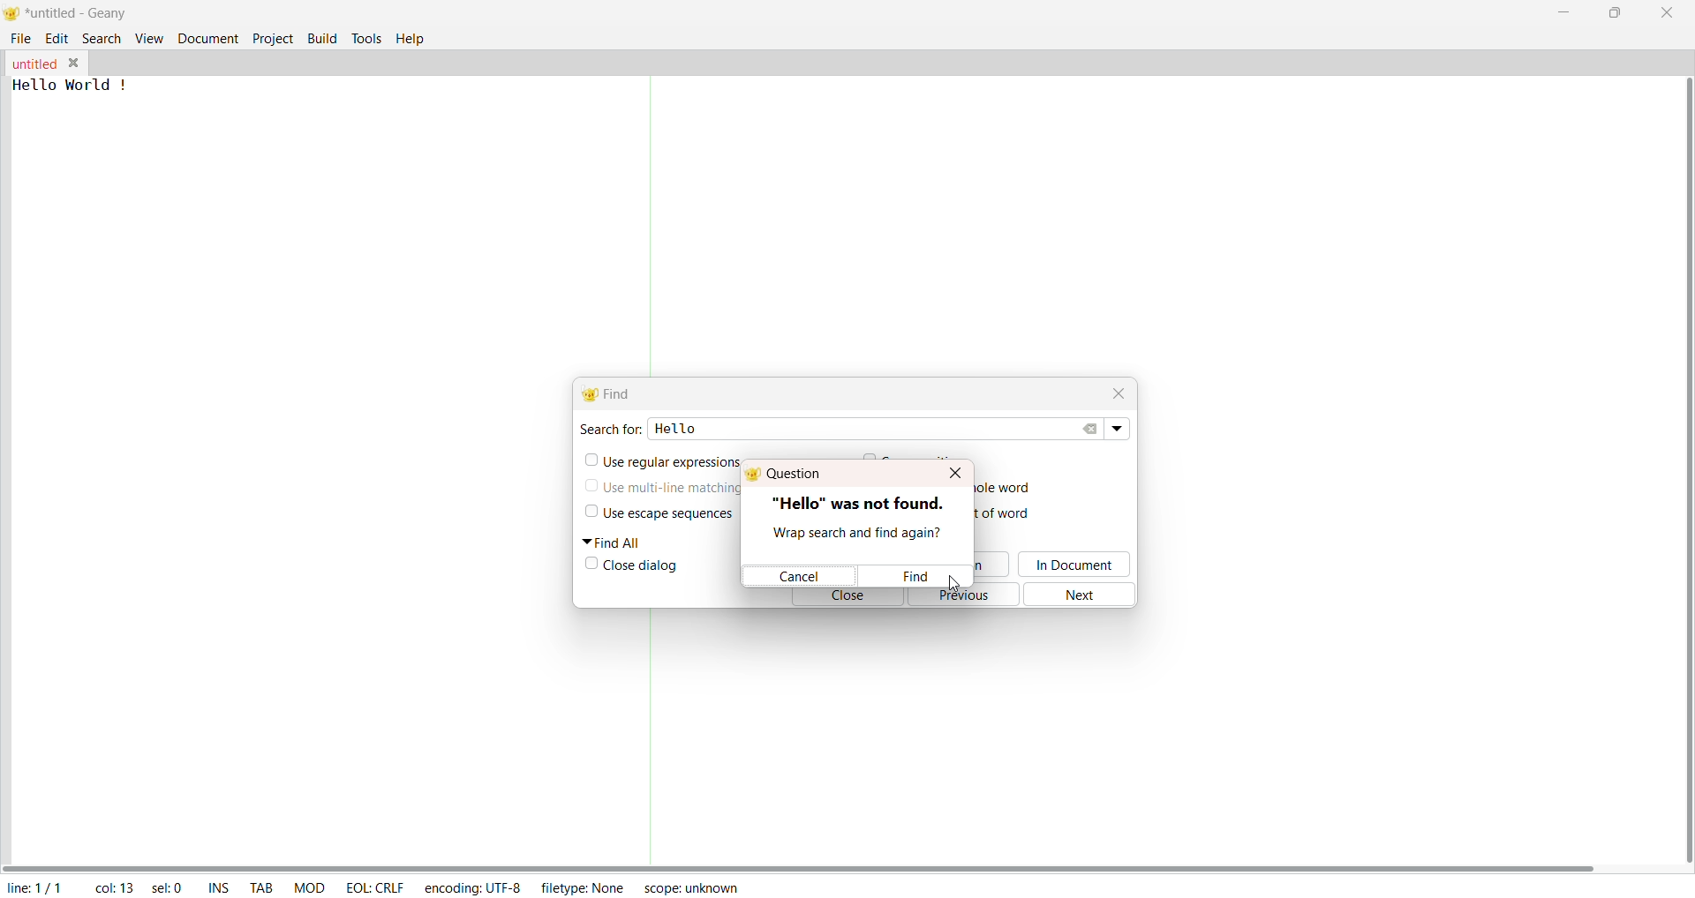  What do you see at coordinates (862, 503) in the screenshot?
I see `Hello was not found` at bounding box center [862, 503].